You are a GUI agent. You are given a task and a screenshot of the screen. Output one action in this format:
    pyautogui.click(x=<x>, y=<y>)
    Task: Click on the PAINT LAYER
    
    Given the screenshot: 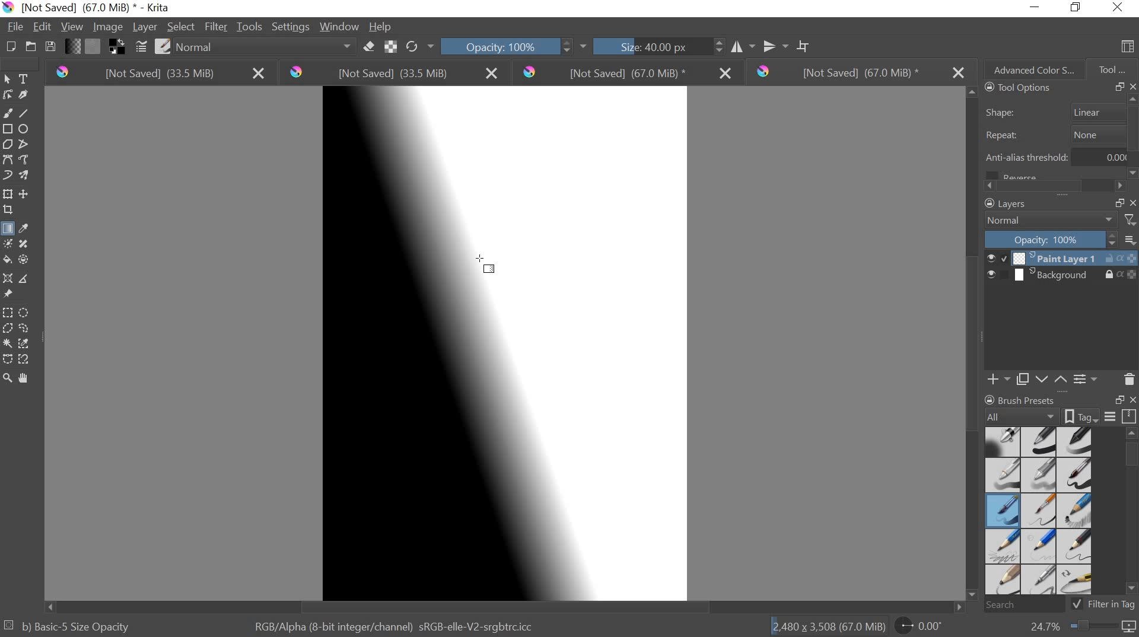 What is the action you would take?
    pyautogui.click(x=1061, y=258)
    